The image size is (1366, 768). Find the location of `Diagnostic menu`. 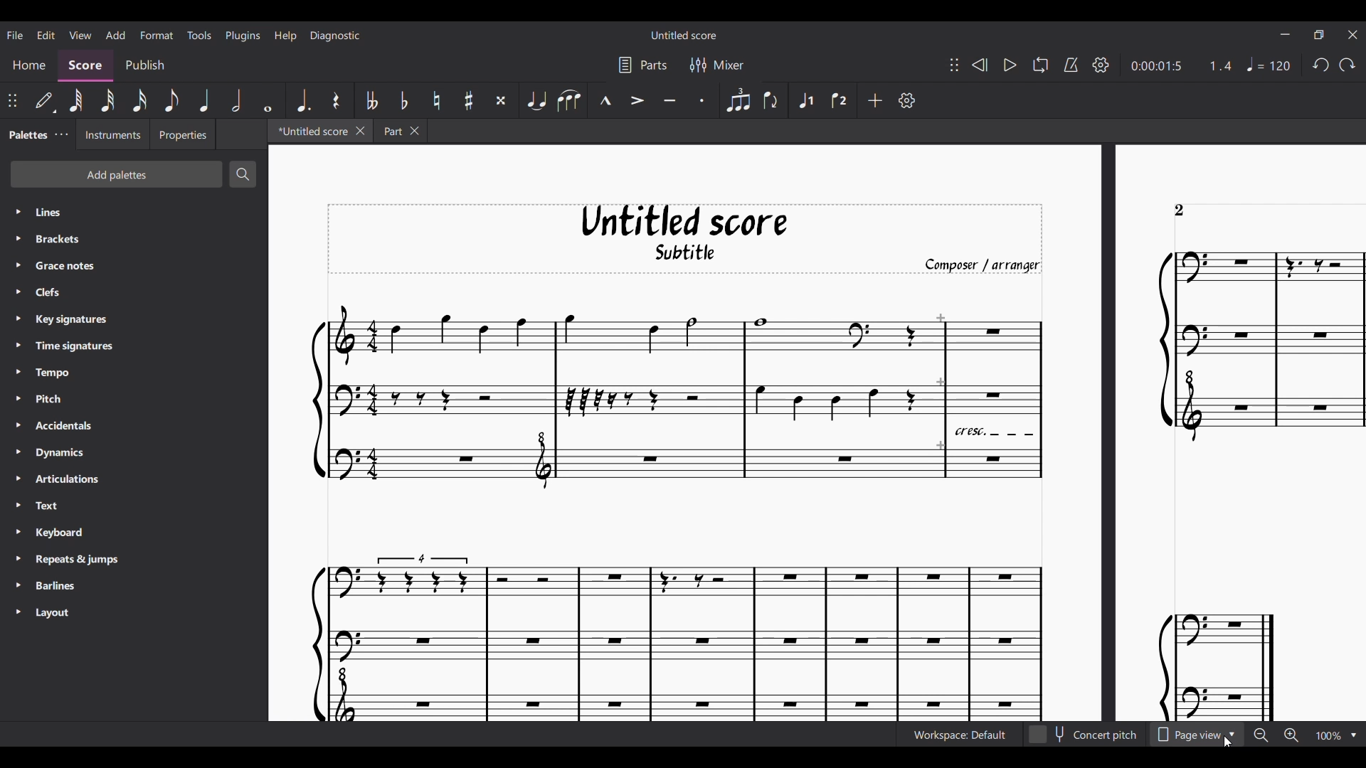

Diagnostic menu is located at coordinates (335, 36).